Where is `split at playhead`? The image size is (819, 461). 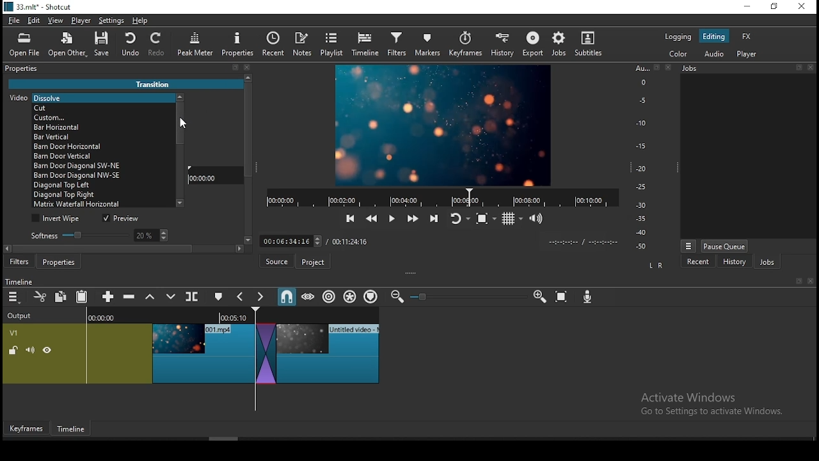 split at playhead is located at coordinates (277, 45).